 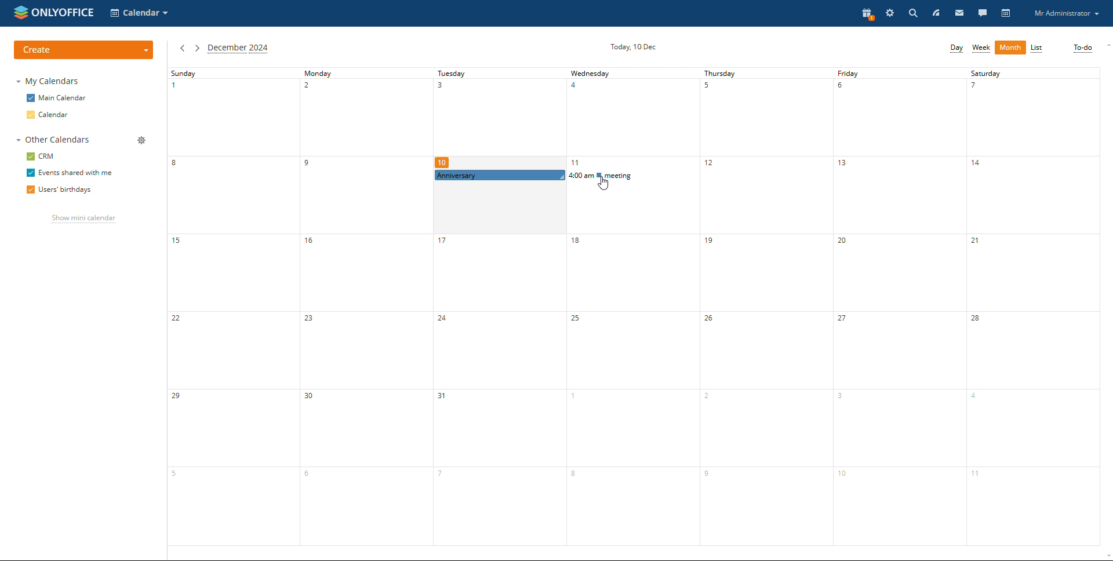 I want to click on current date, so click(x=633, y=48).